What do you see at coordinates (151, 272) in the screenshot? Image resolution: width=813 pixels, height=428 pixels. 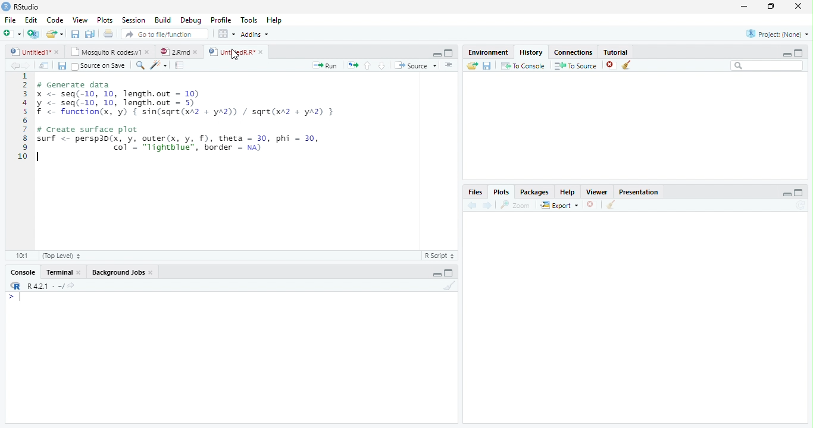 I see `Close` at bounding box center [151, 272].